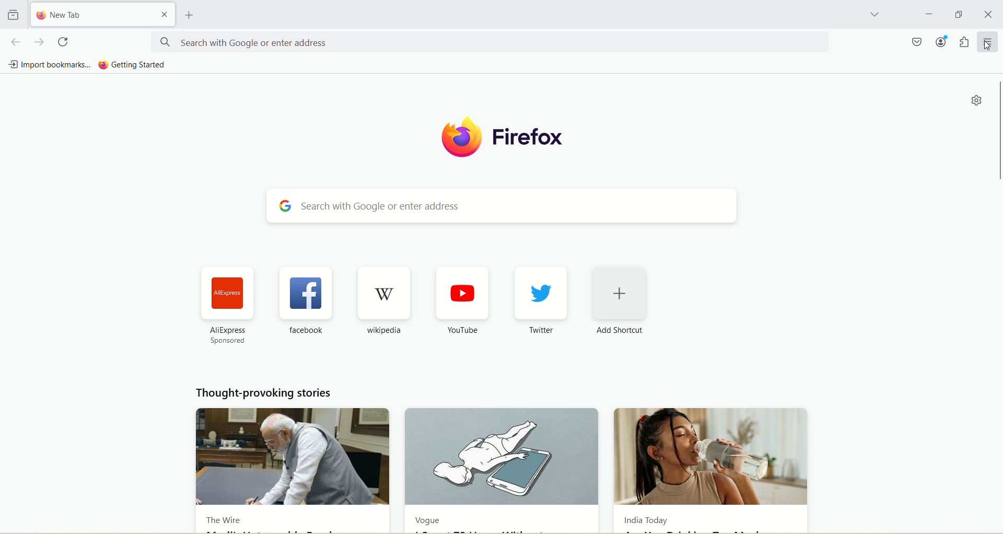  What do you see at coordinates (463, 293) in the screenshot?
I see `youtube` at bounding box center [463, 293].